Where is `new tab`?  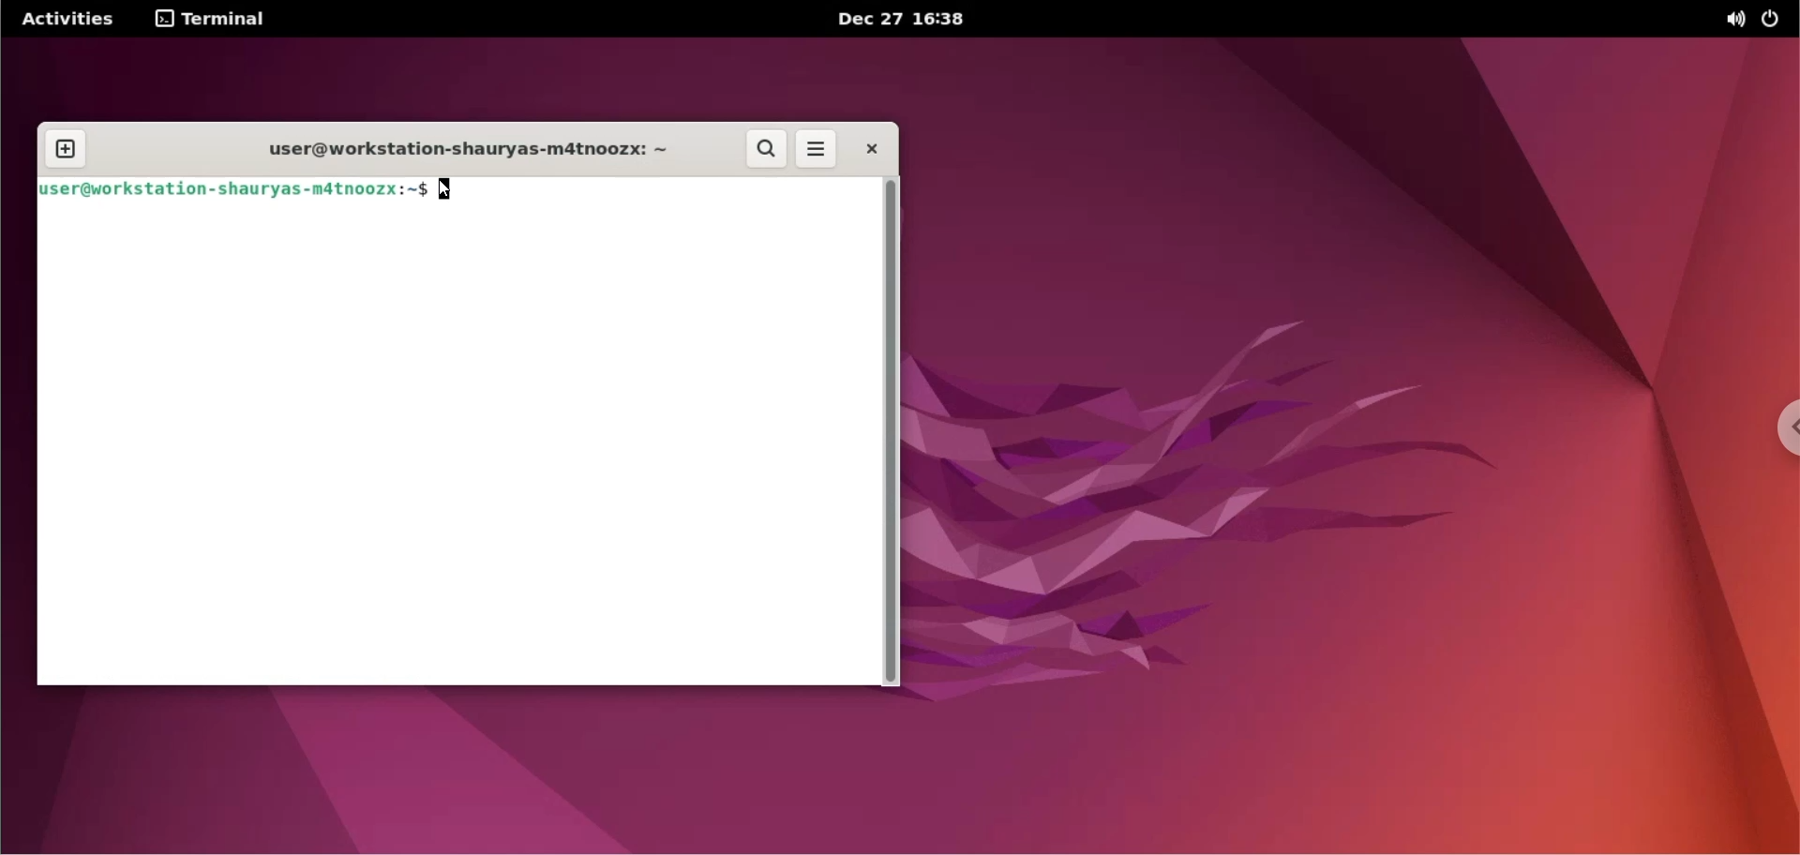
new tab is located at coordinates (63, 149).